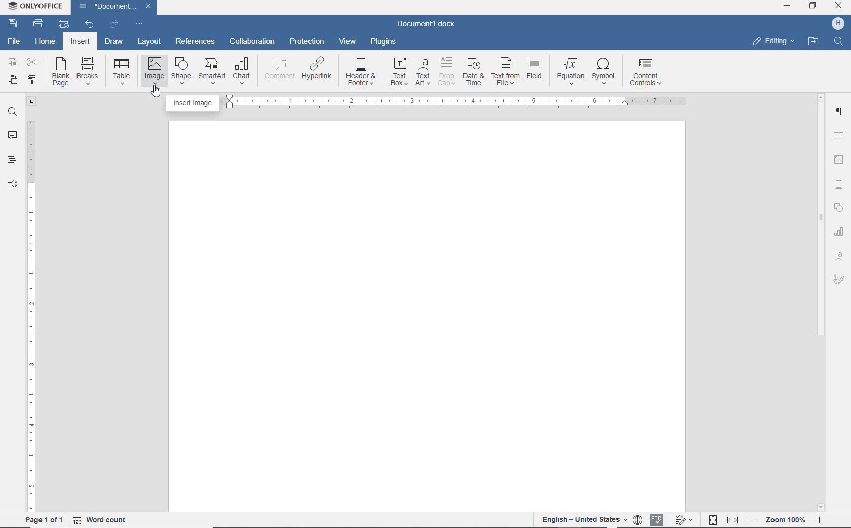  I want to click on references, so click(196, 42).